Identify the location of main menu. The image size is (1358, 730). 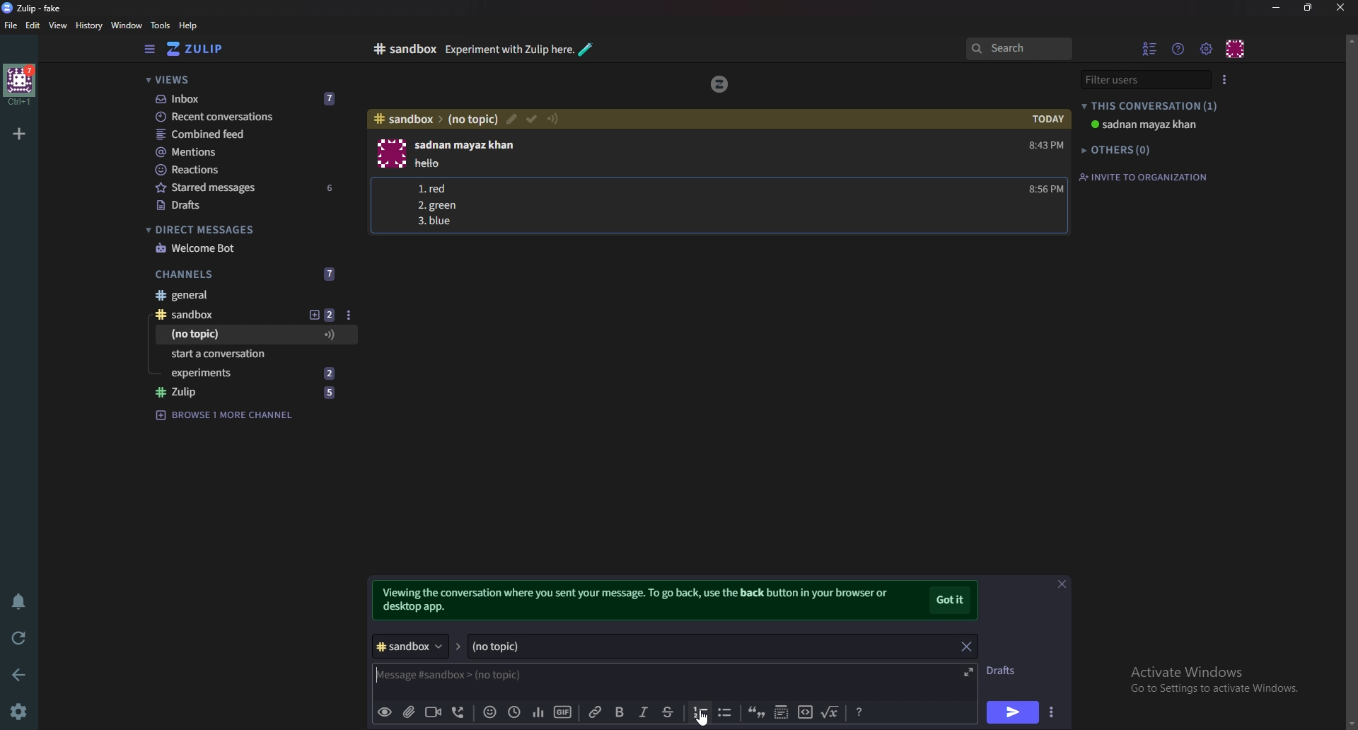
(1207, 48).